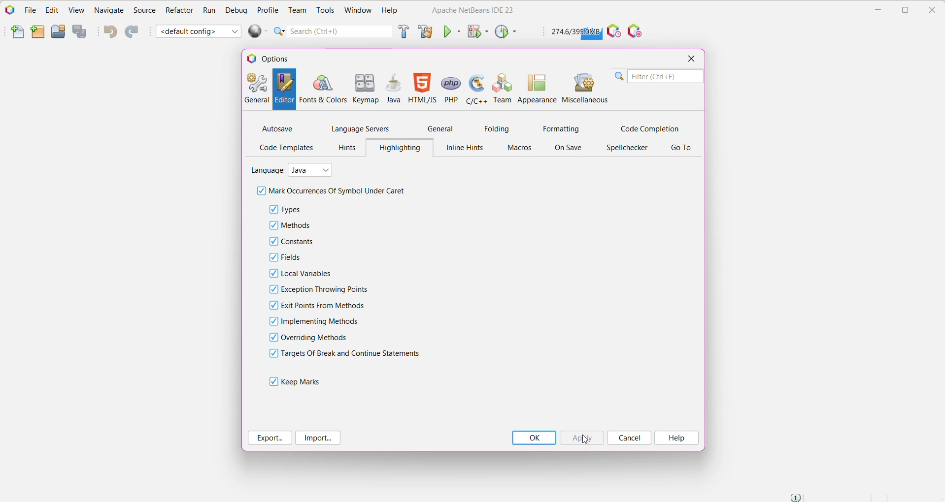  Describe the element at coordinates (272, 273) in the screenshot. I see `checkbox` at that location.